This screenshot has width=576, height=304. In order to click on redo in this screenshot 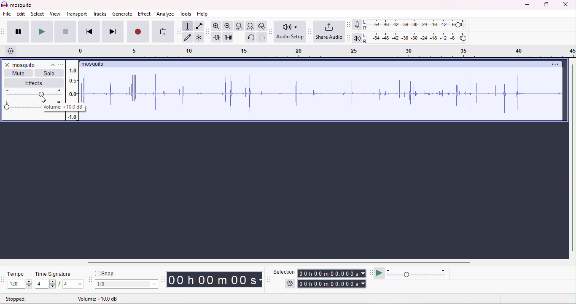, I will do `click(262, 38)`.